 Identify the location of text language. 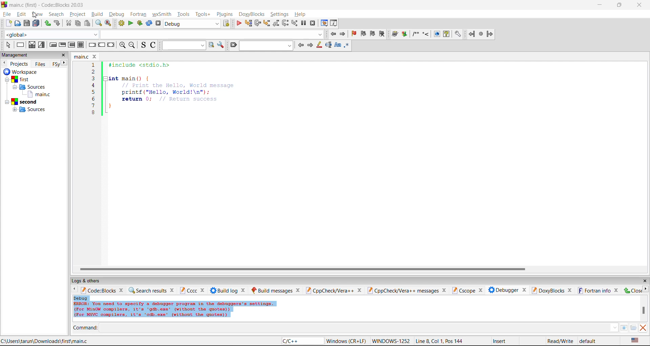
(635, 341).